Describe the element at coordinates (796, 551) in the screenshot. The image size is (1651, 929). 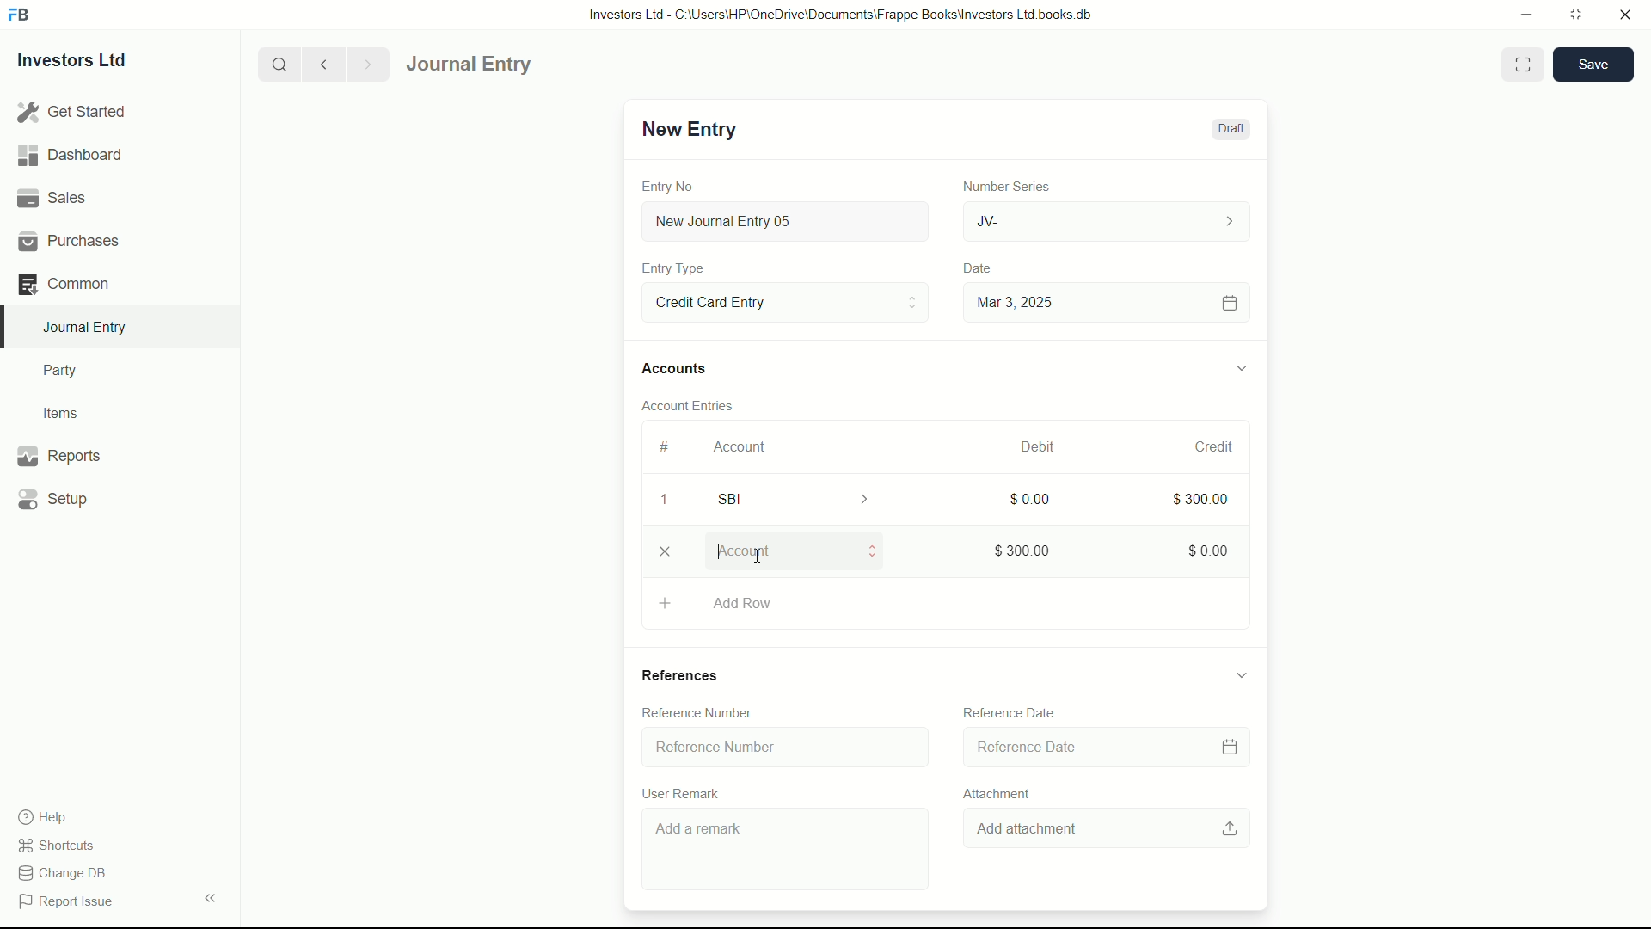
I see `Account` at that location.